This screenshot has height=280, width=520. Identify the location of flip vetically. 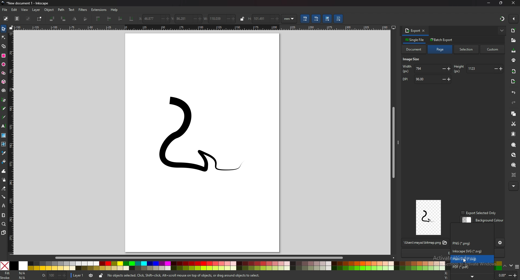
(75, 19).